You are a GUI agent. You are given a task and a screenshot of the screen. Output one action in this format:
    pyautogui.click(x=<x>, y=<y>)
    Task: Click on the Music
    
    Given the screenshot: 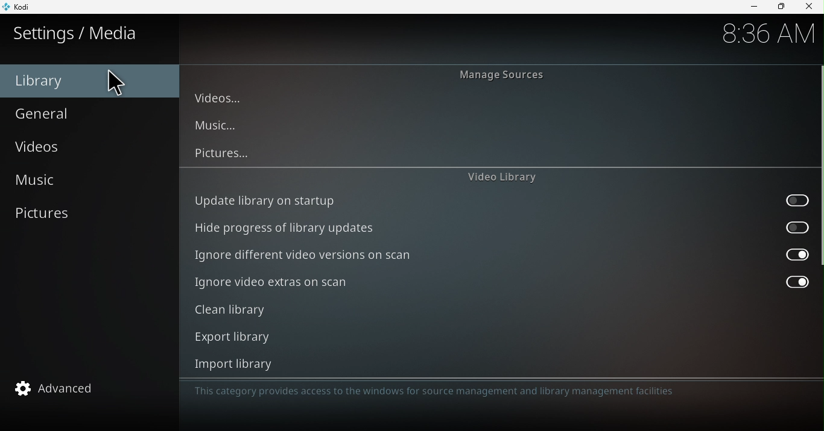 What is the action you would take?
    pyautogui.click(x=221, y=126)
    